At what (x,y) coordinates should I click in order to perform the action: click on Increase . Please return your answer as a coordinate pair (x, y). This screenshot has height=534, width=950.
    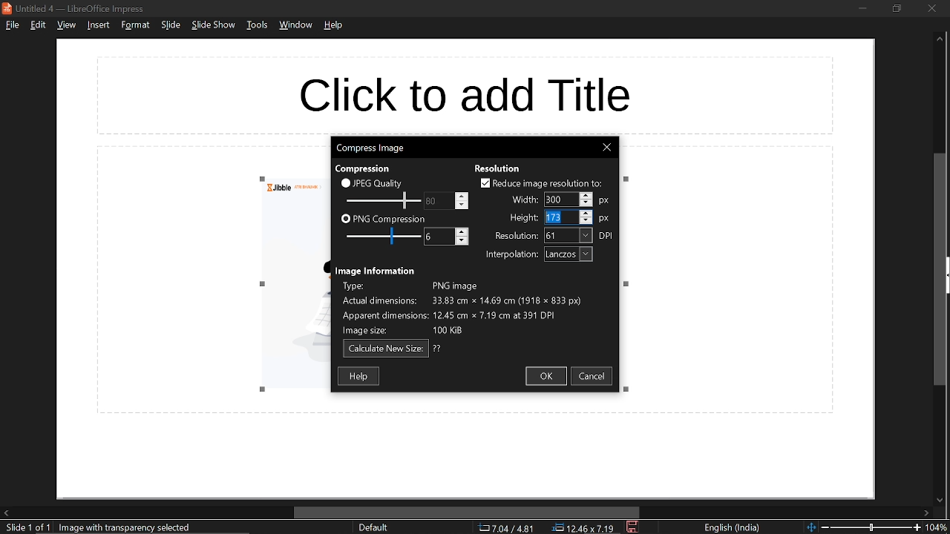
    Looking at the image, I should click on (462, 194).